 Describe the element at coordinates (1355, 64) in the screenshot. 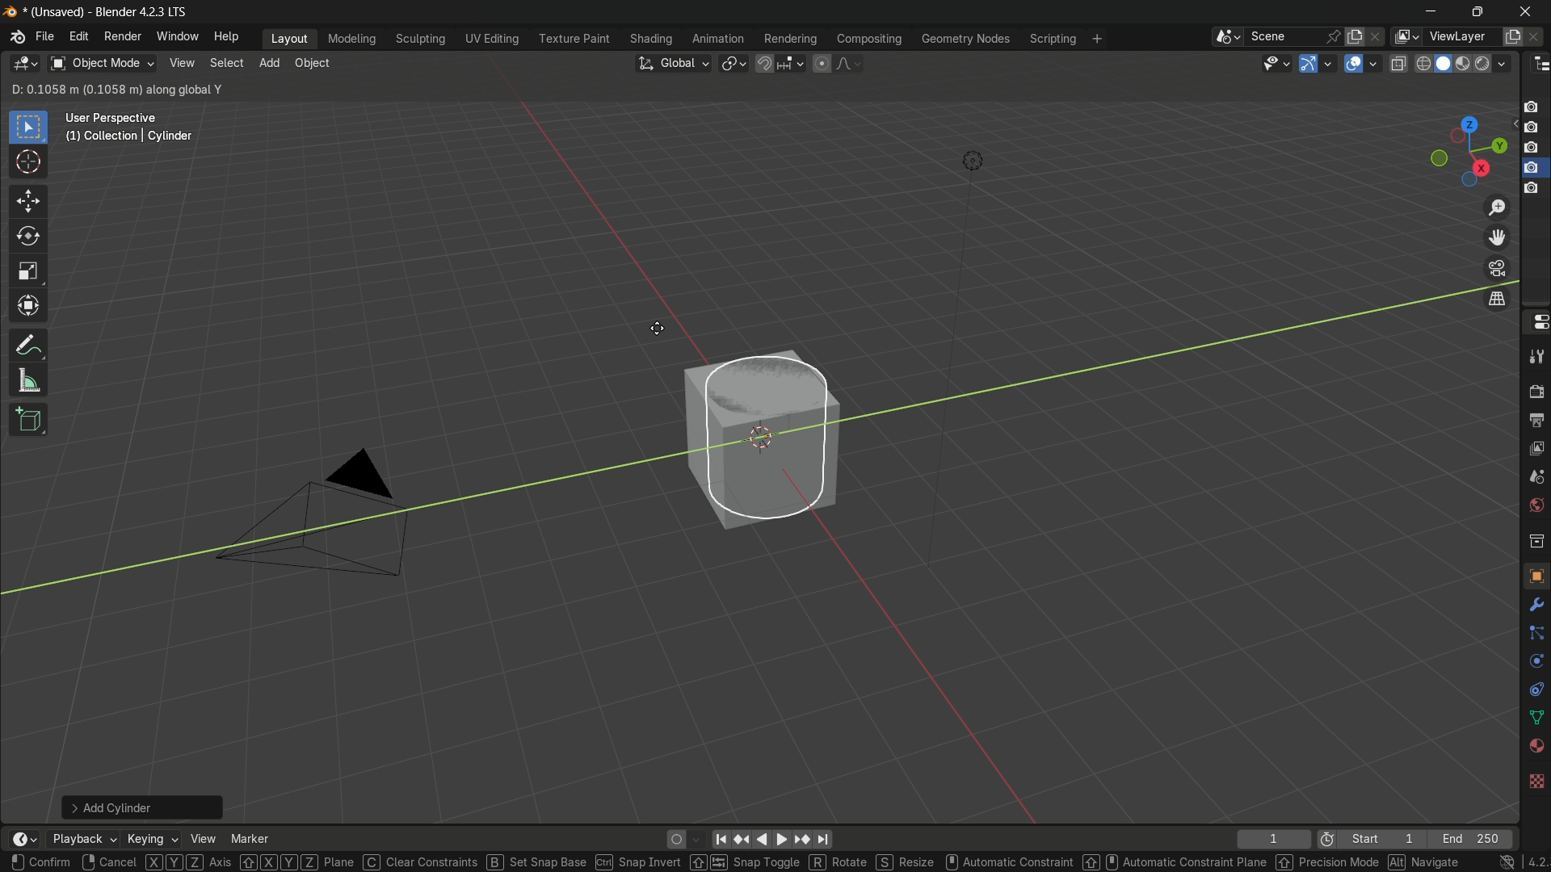

I see `show overlay` at that location.